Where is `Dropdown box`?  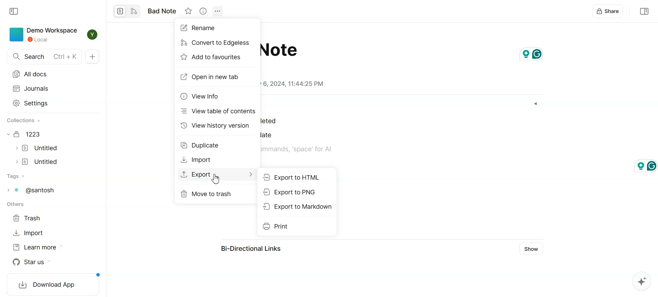
Dropdown box is located at coordinates (536, 104).